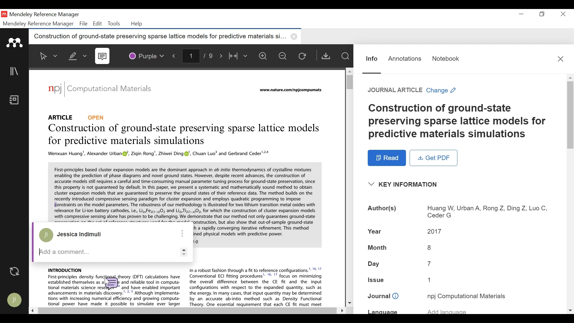 This screenshot has width=574, height=323. I want to click on minimize, so click(522, 14).